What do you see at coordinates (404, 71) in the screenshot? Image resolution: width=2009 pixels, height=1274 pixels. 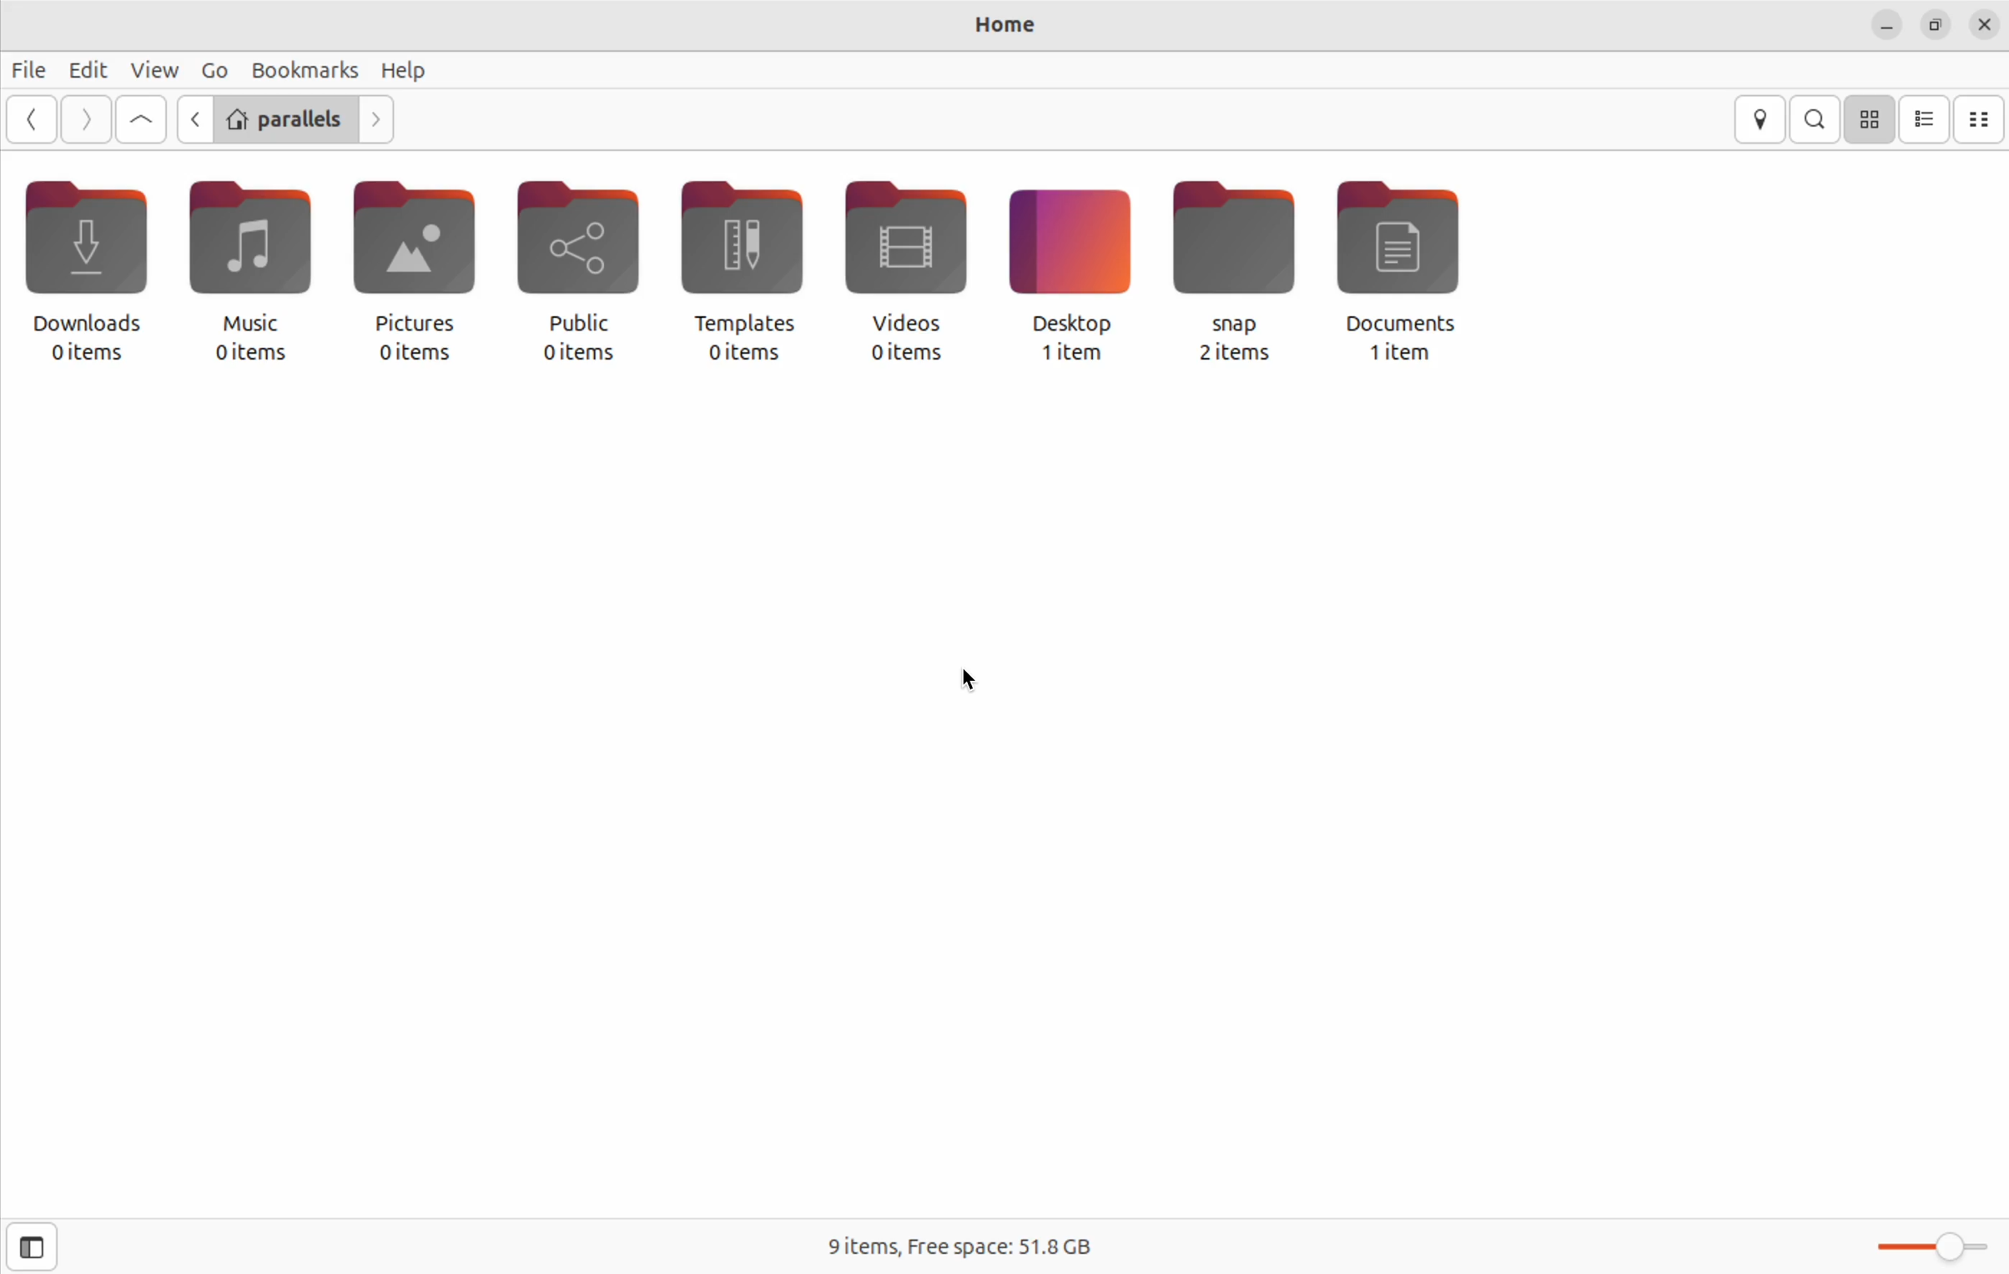 I see `help` at bounding box center [404, 71].